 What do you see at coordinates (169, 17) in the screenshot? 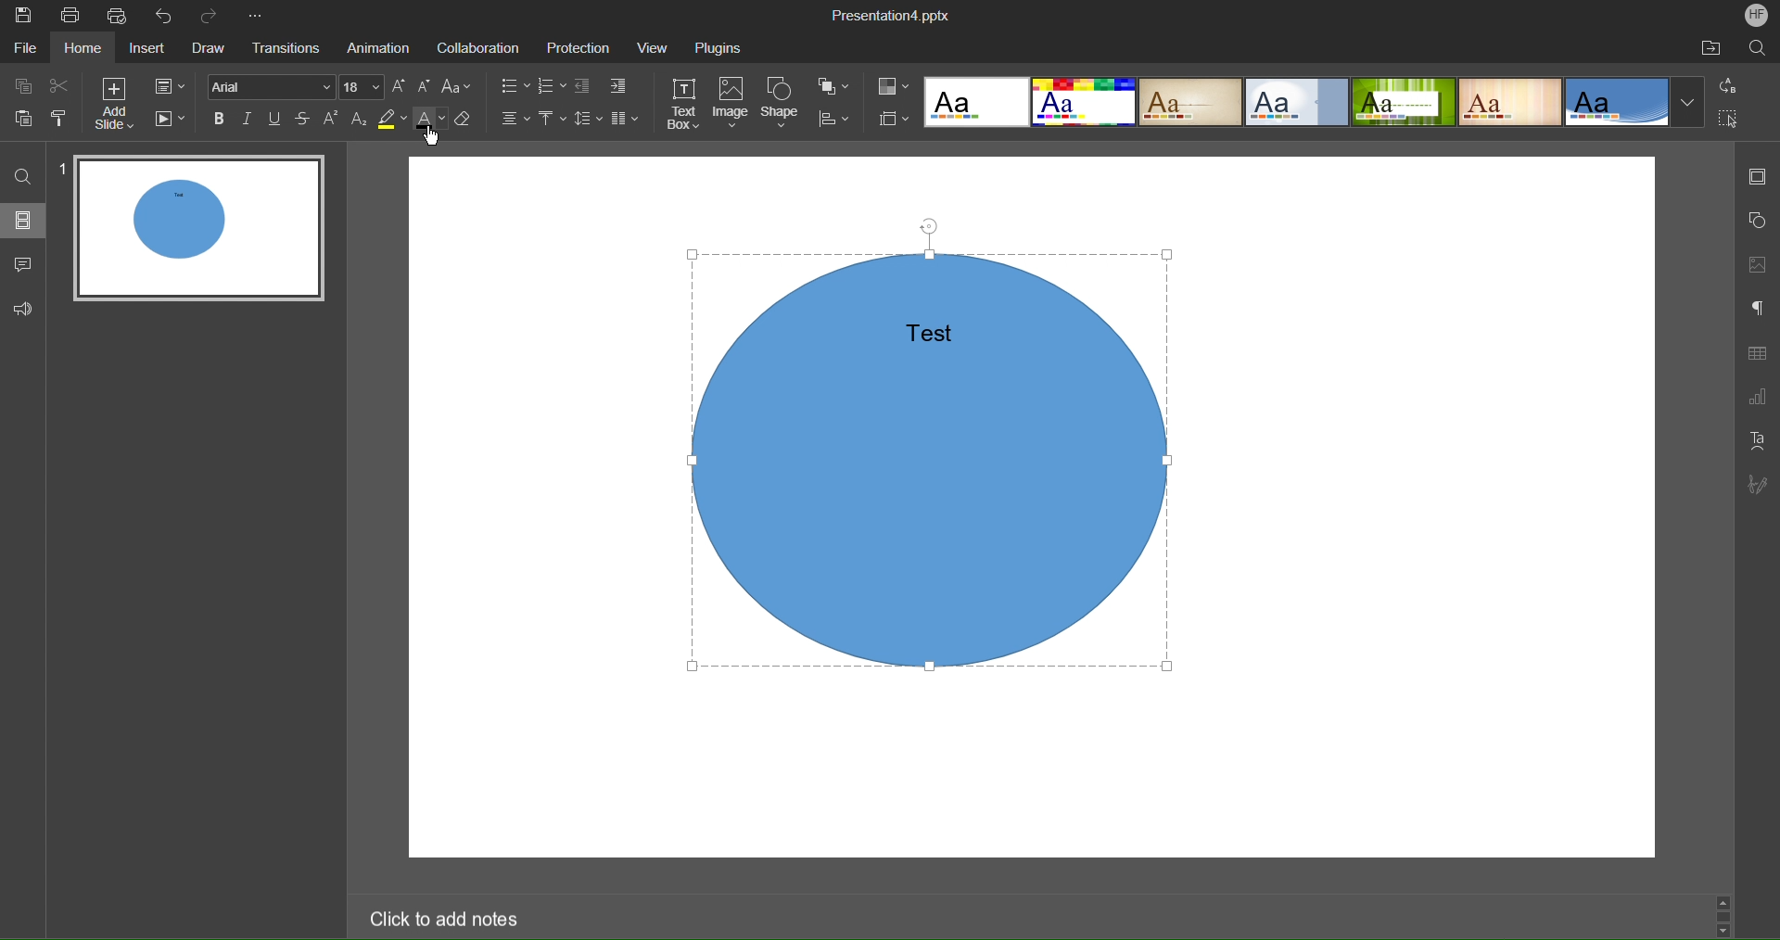
I see `Undo` at bounding box center [169, 17].